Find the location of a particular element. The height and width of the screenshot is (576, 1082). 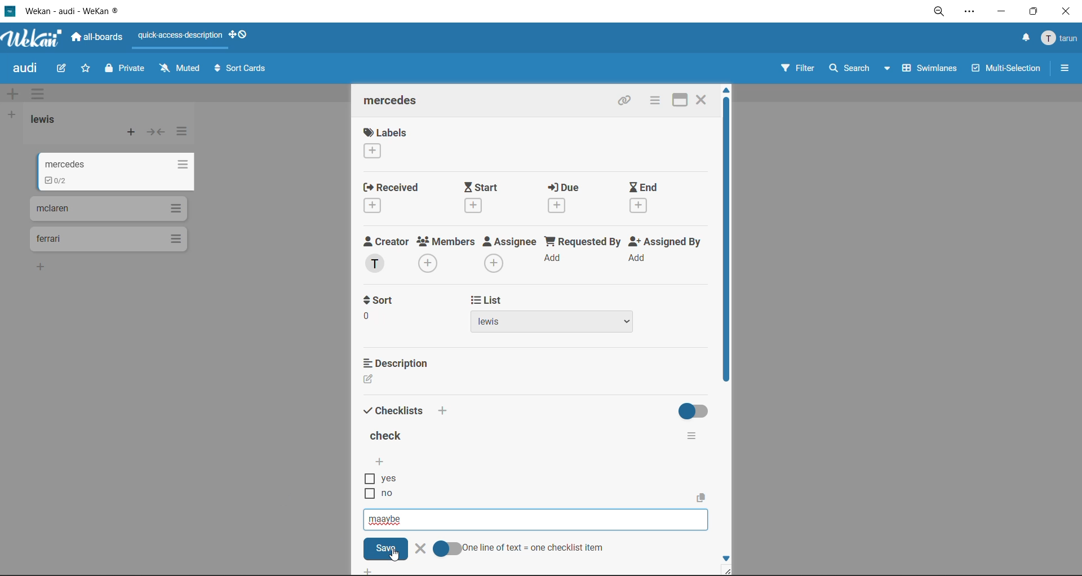

To-dos is located at coordinates (59, 180).